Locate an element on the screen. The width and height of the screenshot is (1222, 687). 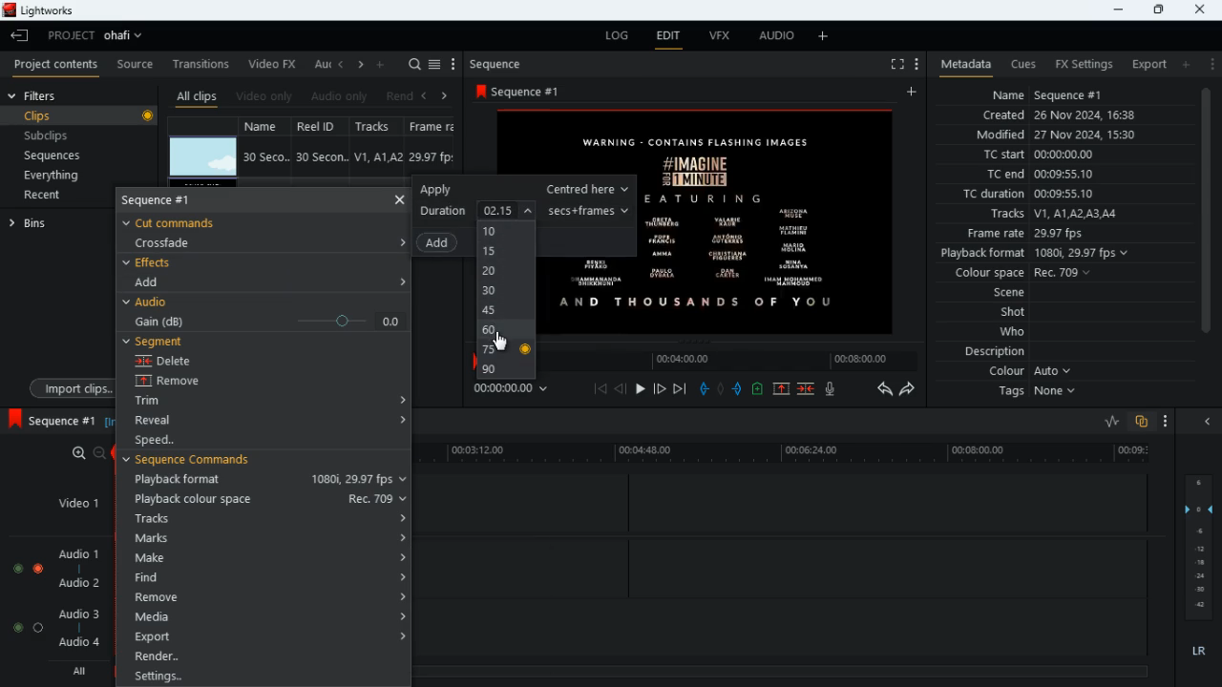
fps is located at coordinates (433, 127).